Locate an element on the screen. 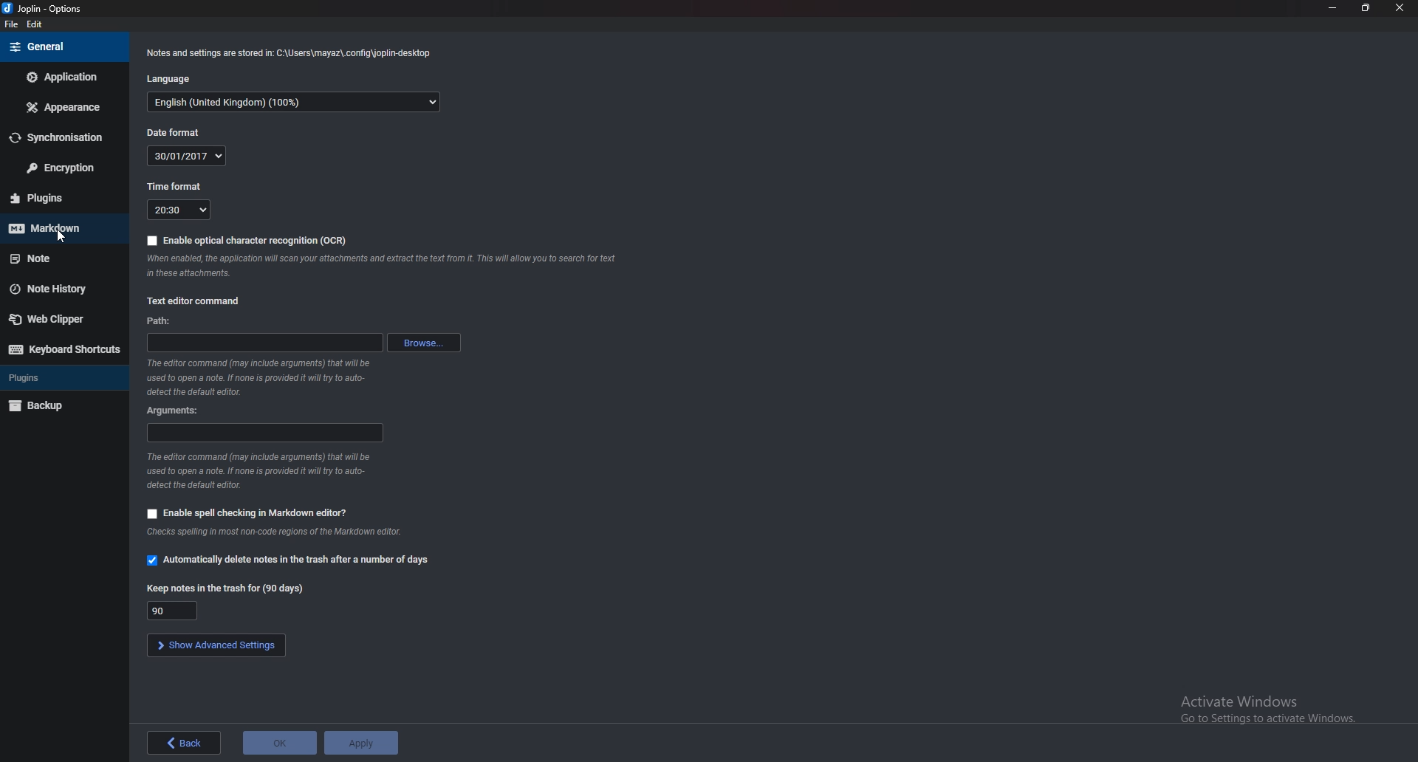  90 is located at coordinates (172, 610).